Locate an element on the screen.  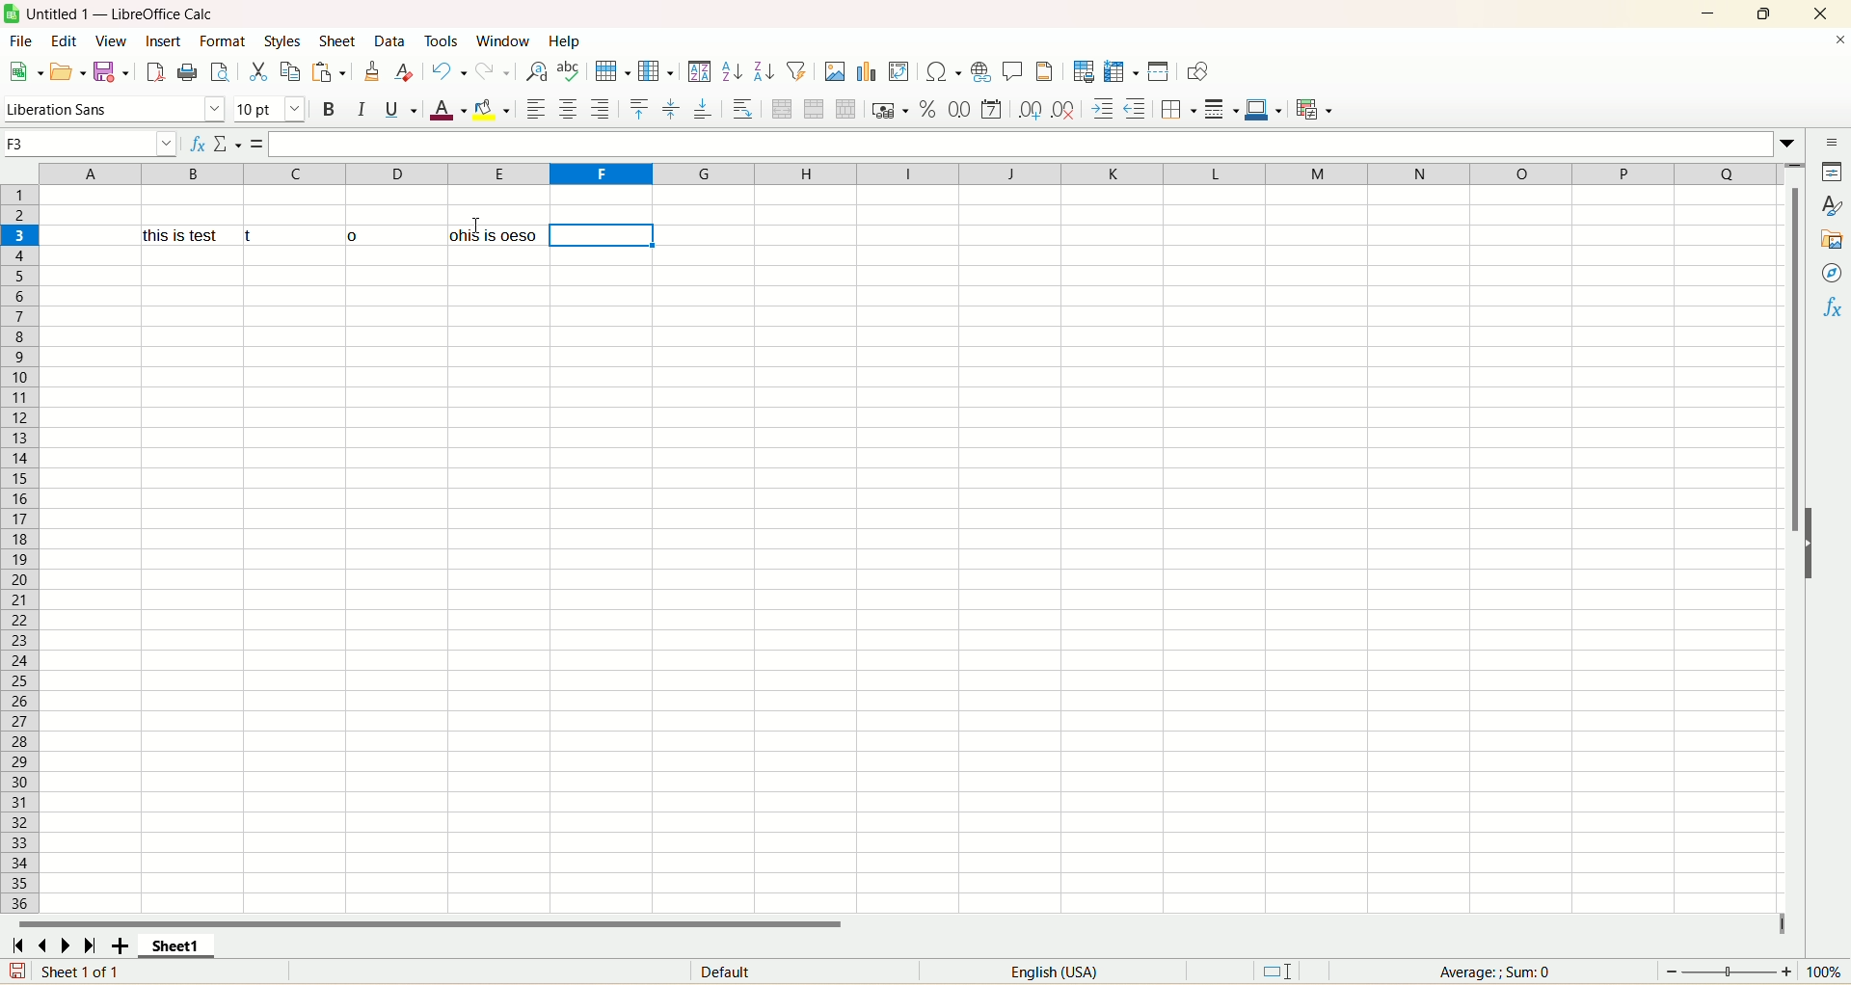
insert chart is located at coordinates (872, 72).